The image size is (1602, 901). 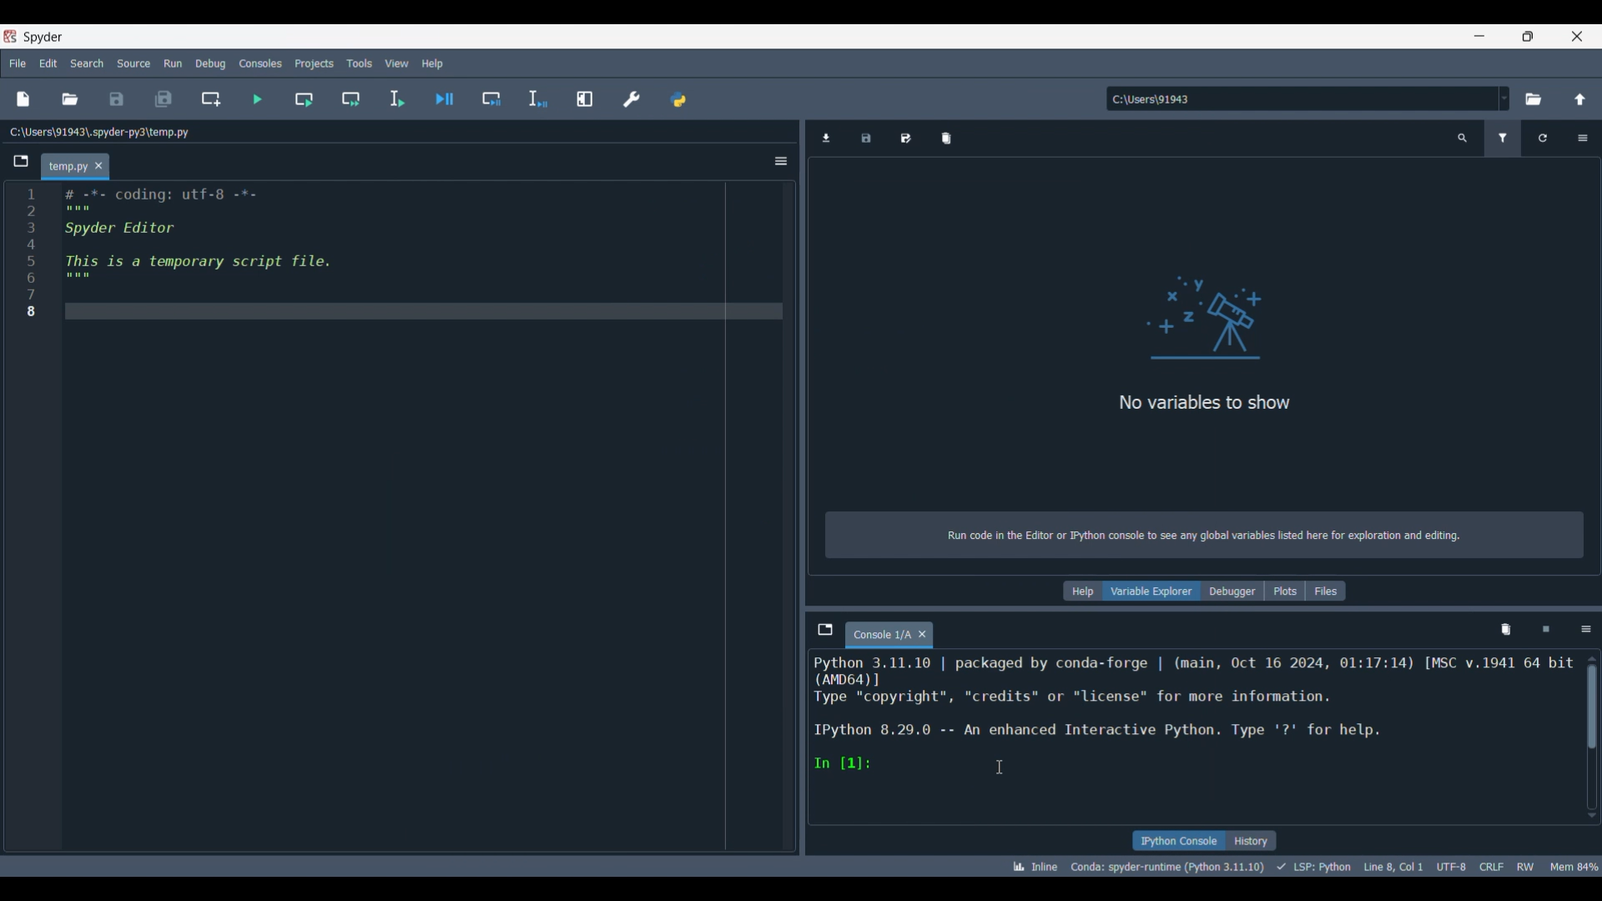 I want to click on Help menu, so click(x=432, y=63).